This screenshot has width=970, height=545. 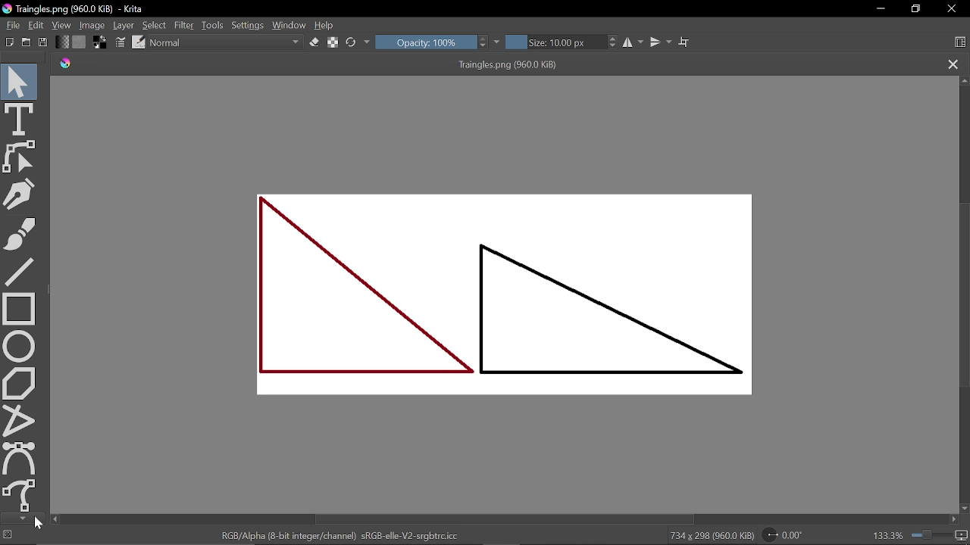 I want to click on cursor, so click(x=39, y=525).